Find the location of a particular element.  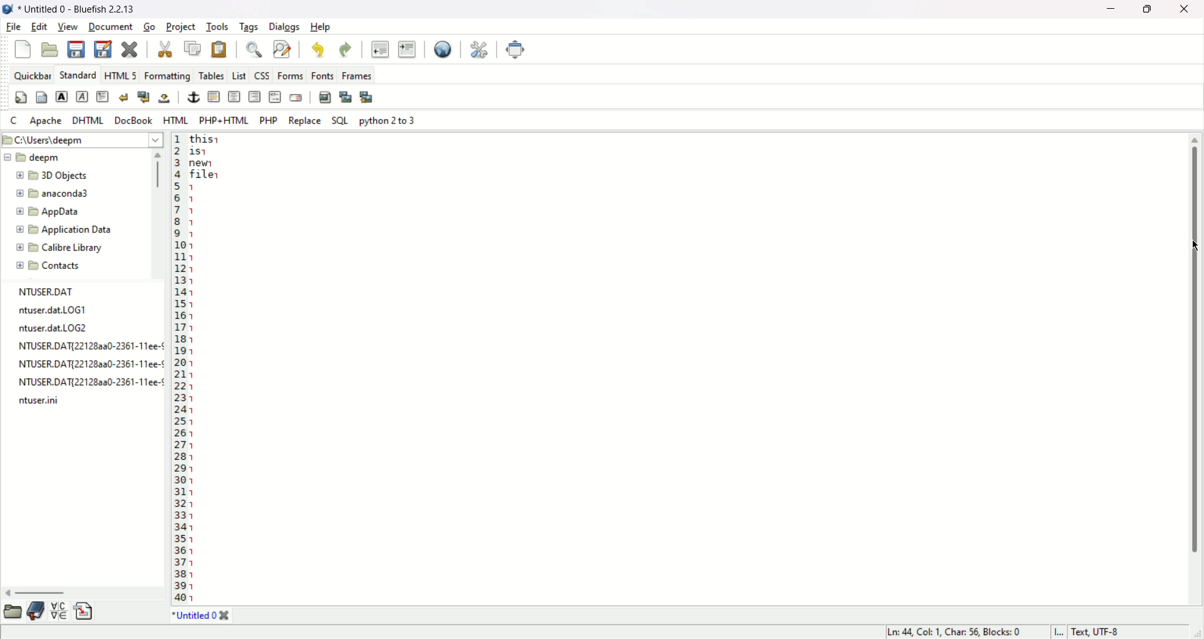

go is located at coordinates (149, 28).